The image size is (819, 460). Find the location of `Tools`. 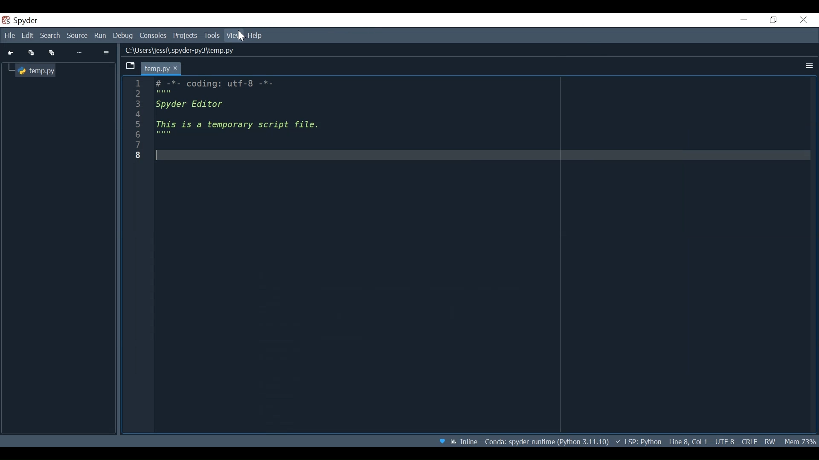

Tools is located at coordinates (212, 36).